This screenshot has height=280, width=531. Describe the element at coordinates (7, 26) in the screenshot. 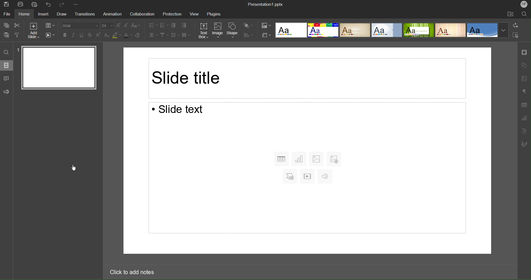

I see `copy` at that location.